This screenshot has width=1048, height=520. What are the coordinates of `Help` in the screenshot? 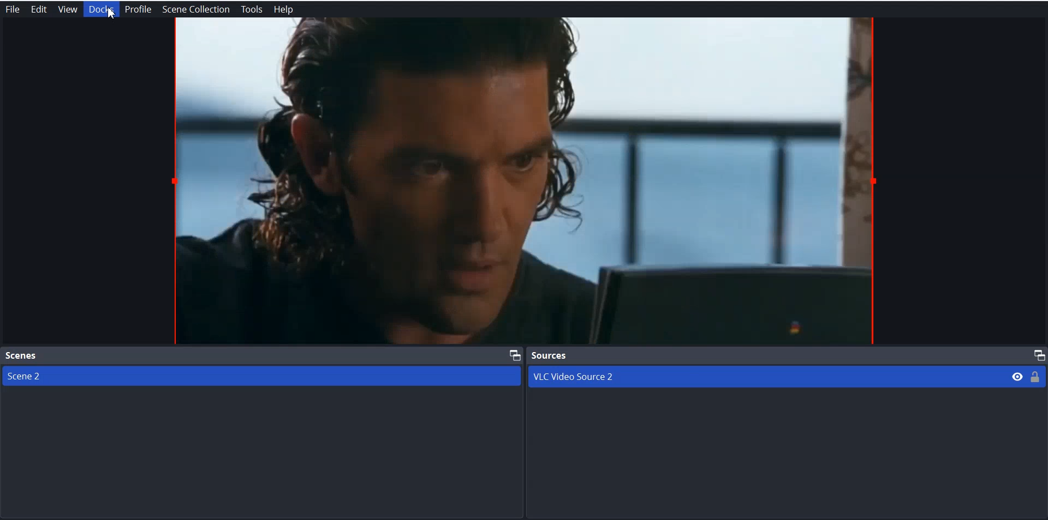 It's located at (284, 10).